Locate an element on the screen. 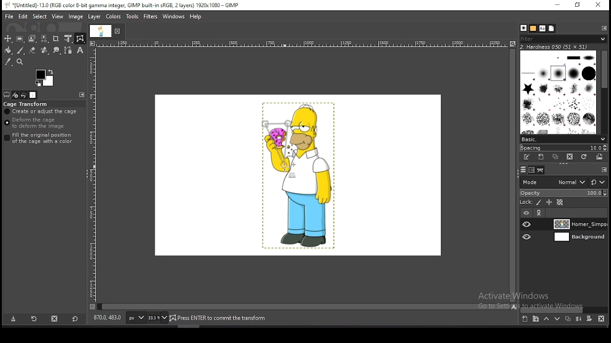 This screenshot has width=611, height=343. document history is located at coordinates (551, 29).